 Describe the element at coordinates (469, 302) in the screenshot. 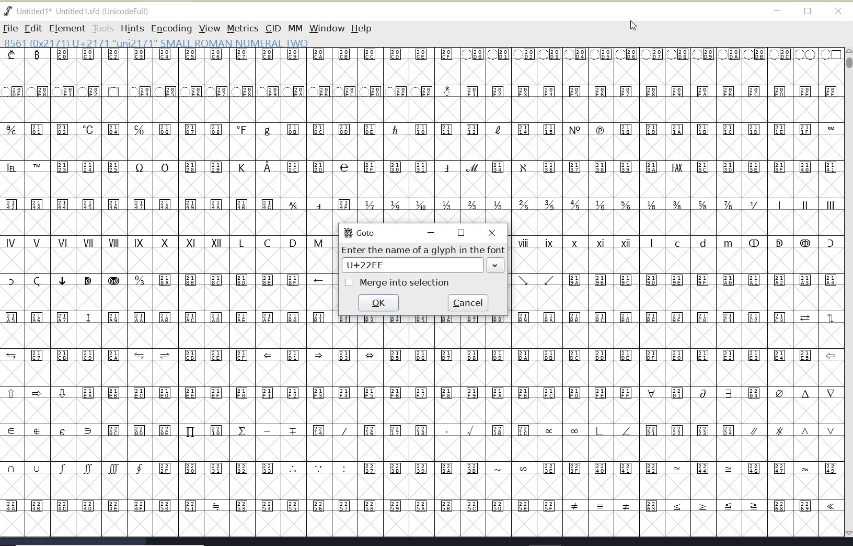

I see `cancel` at that location.